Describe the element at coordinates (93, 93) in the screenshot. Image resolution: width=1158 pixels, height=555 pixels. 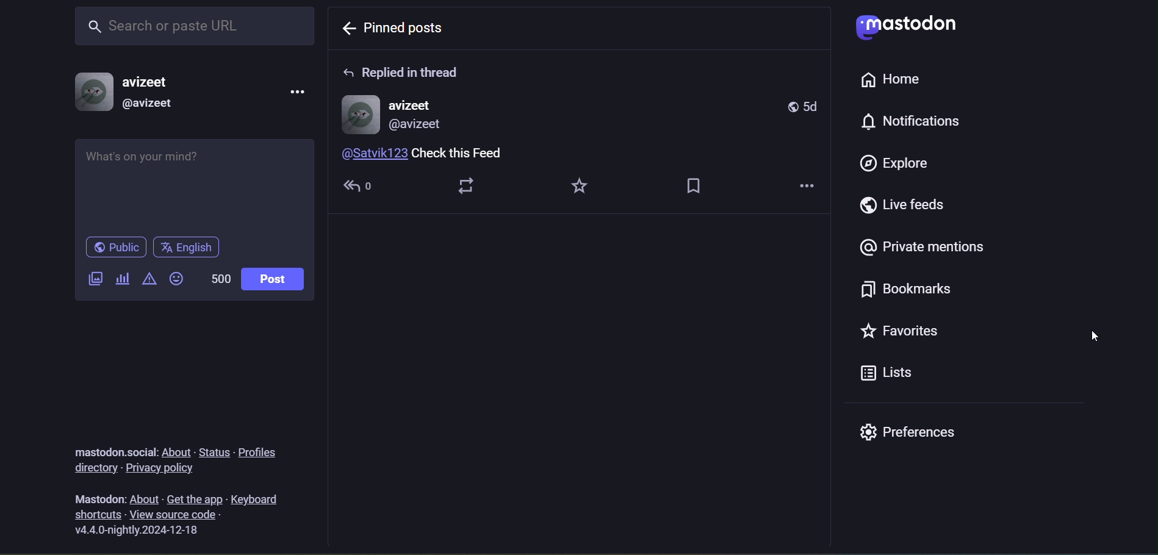
I see `profile picture` at that location.